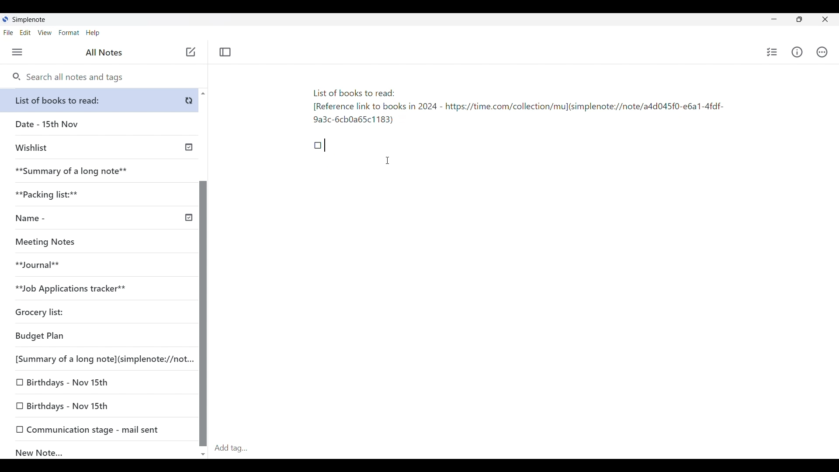  I want to click on Edit, so click(25, 33).